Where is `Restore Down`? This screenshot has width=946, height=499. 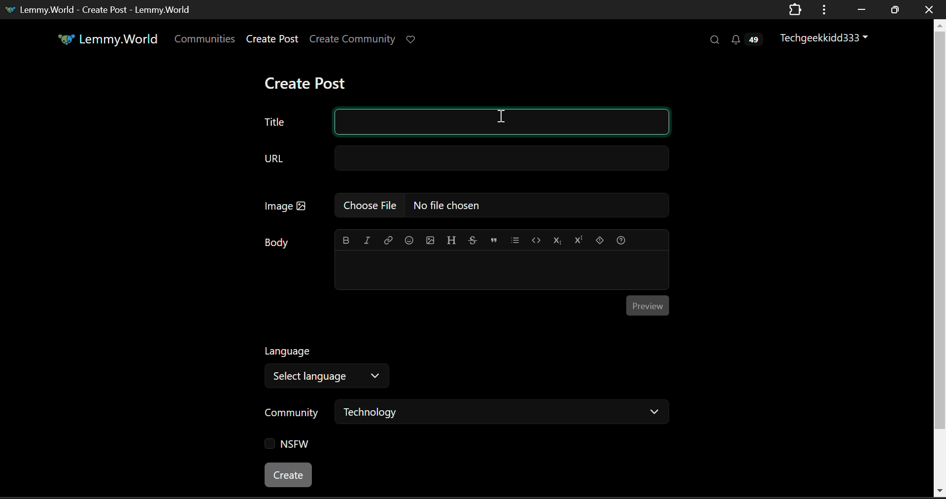
Restore Down is located at coordinates (859, 8).